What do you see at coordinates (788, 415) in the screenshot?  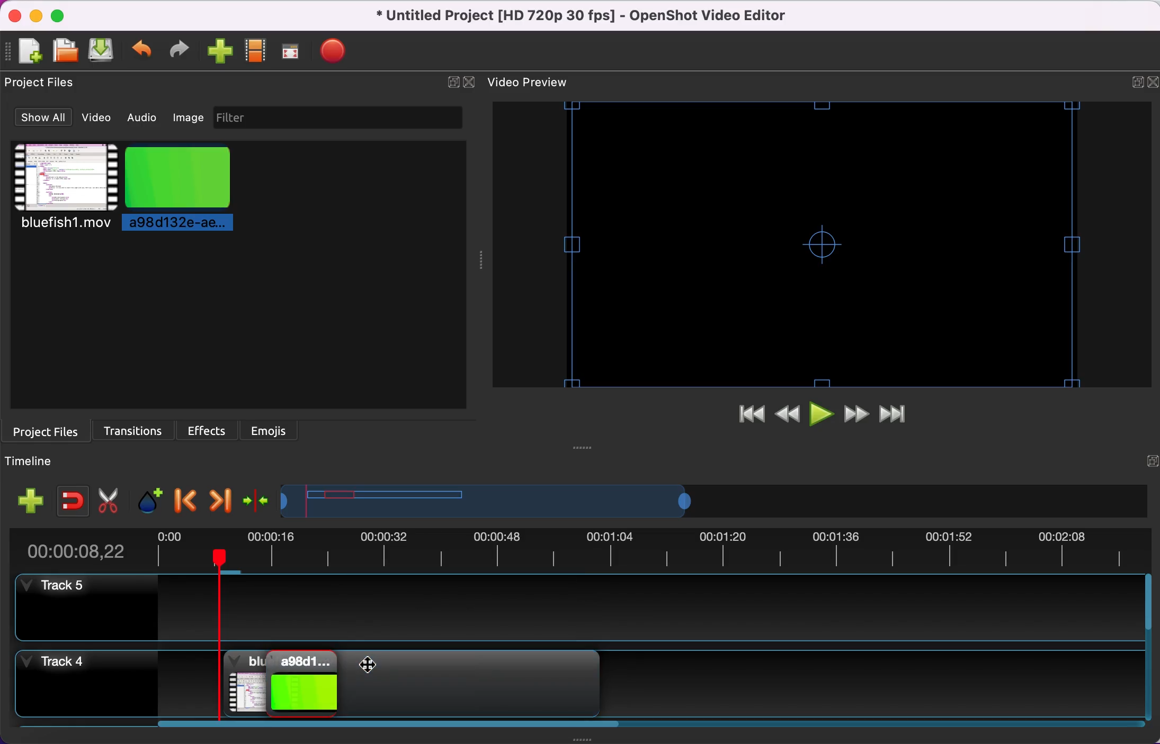 I see `rewind` at bounding box center [788, 415].